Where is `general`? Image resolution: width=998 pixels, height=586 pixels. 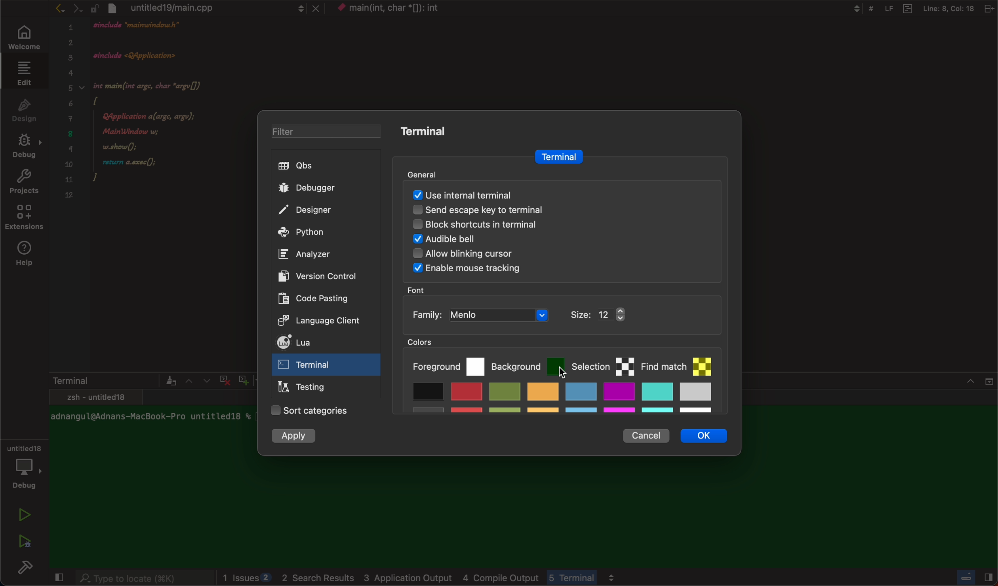
general is located at coordinates (434, 173).